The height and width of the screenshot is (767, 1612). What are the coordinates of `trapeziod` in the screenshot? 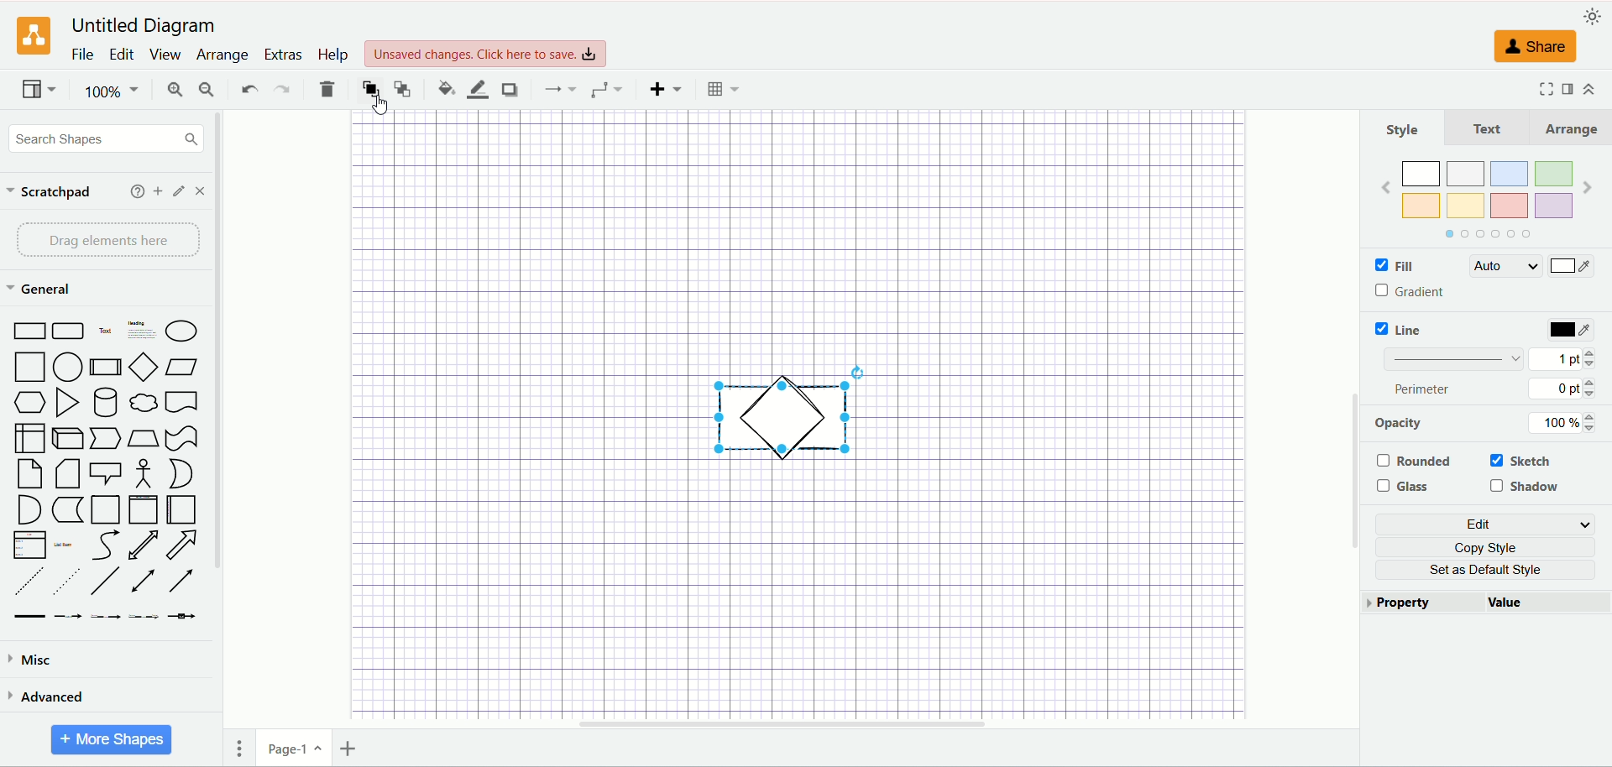 It's located at (143, 438).